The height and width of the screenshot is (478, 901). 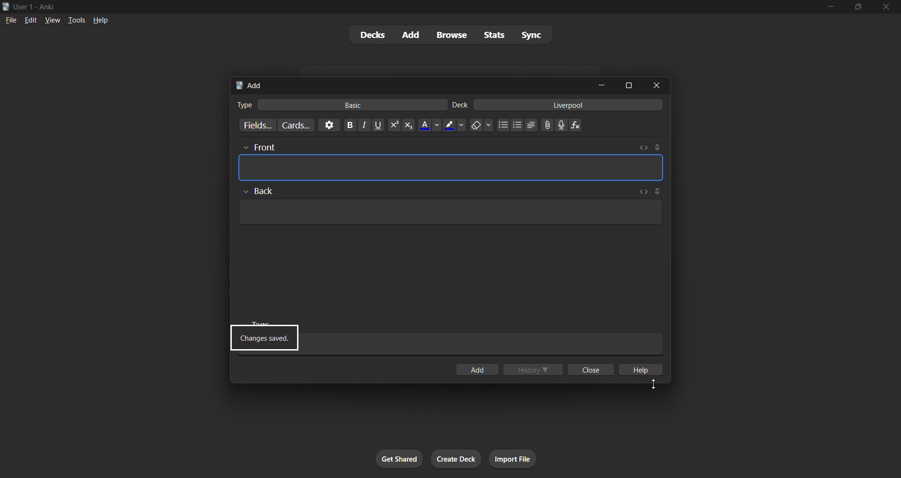 What do you see at coordinates (379, 125) in the screenshot?
I see `underline` at bounding box center [379, 125].